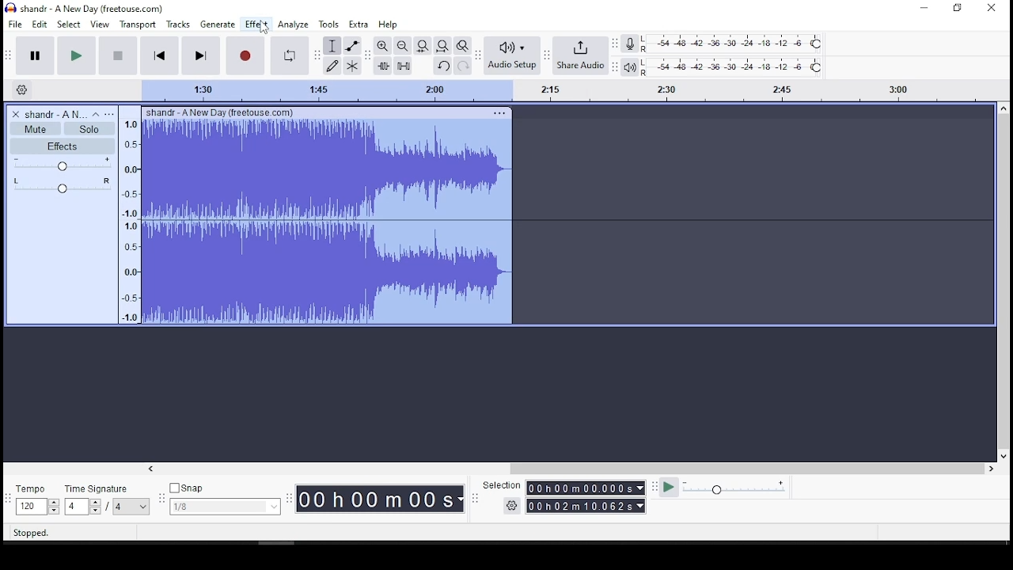 Image resolution: width=1013 pixels, height=570 pixels. What do you see at coordinates (36, 128) in the screenshot?
I see `mute` at bounding box center [36, 128].